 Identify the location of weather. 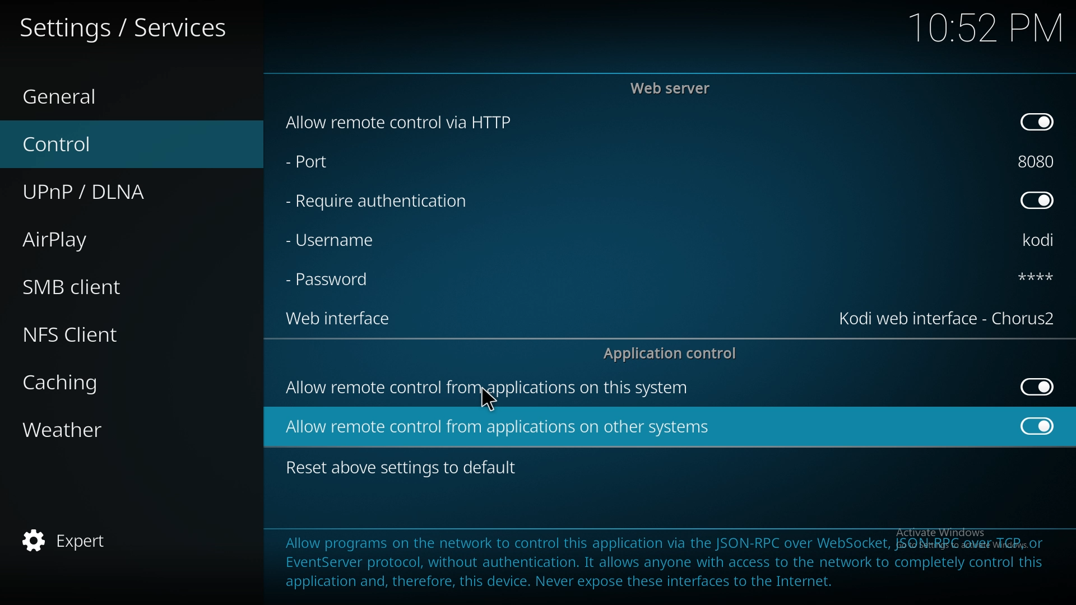
(117, 429).